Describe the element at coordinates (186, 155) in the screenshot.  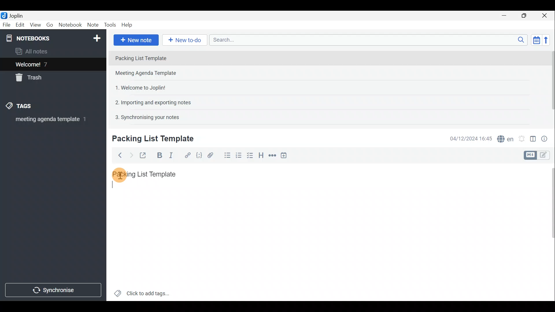
I see `Hyperlink` at that location.